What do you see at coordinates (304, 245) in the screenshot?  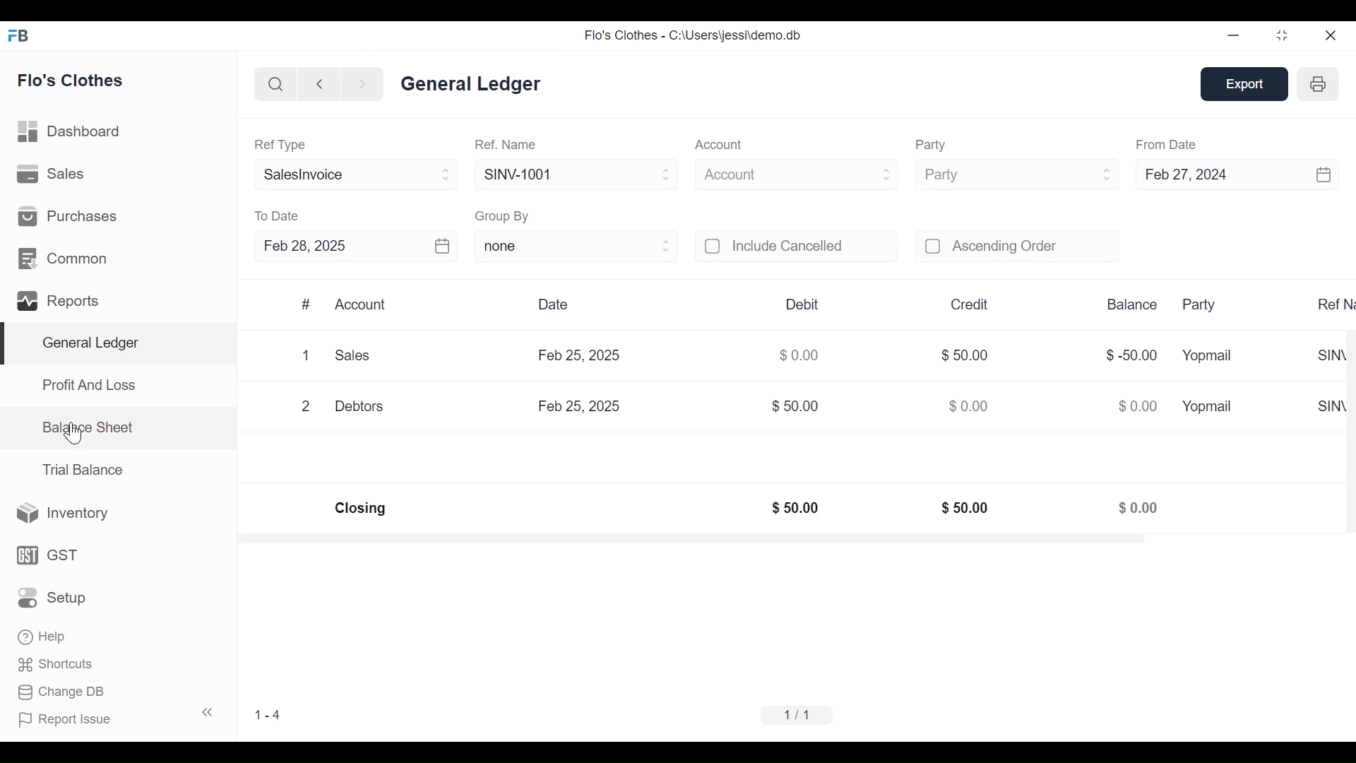 I see `Feb 28, 2025` at bounding box center [304, 245].